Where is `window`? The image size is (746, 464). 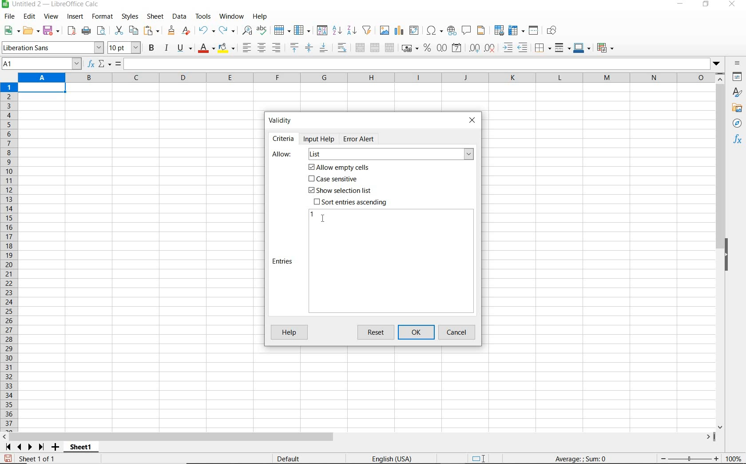 window is located at coordinates (231, 15).